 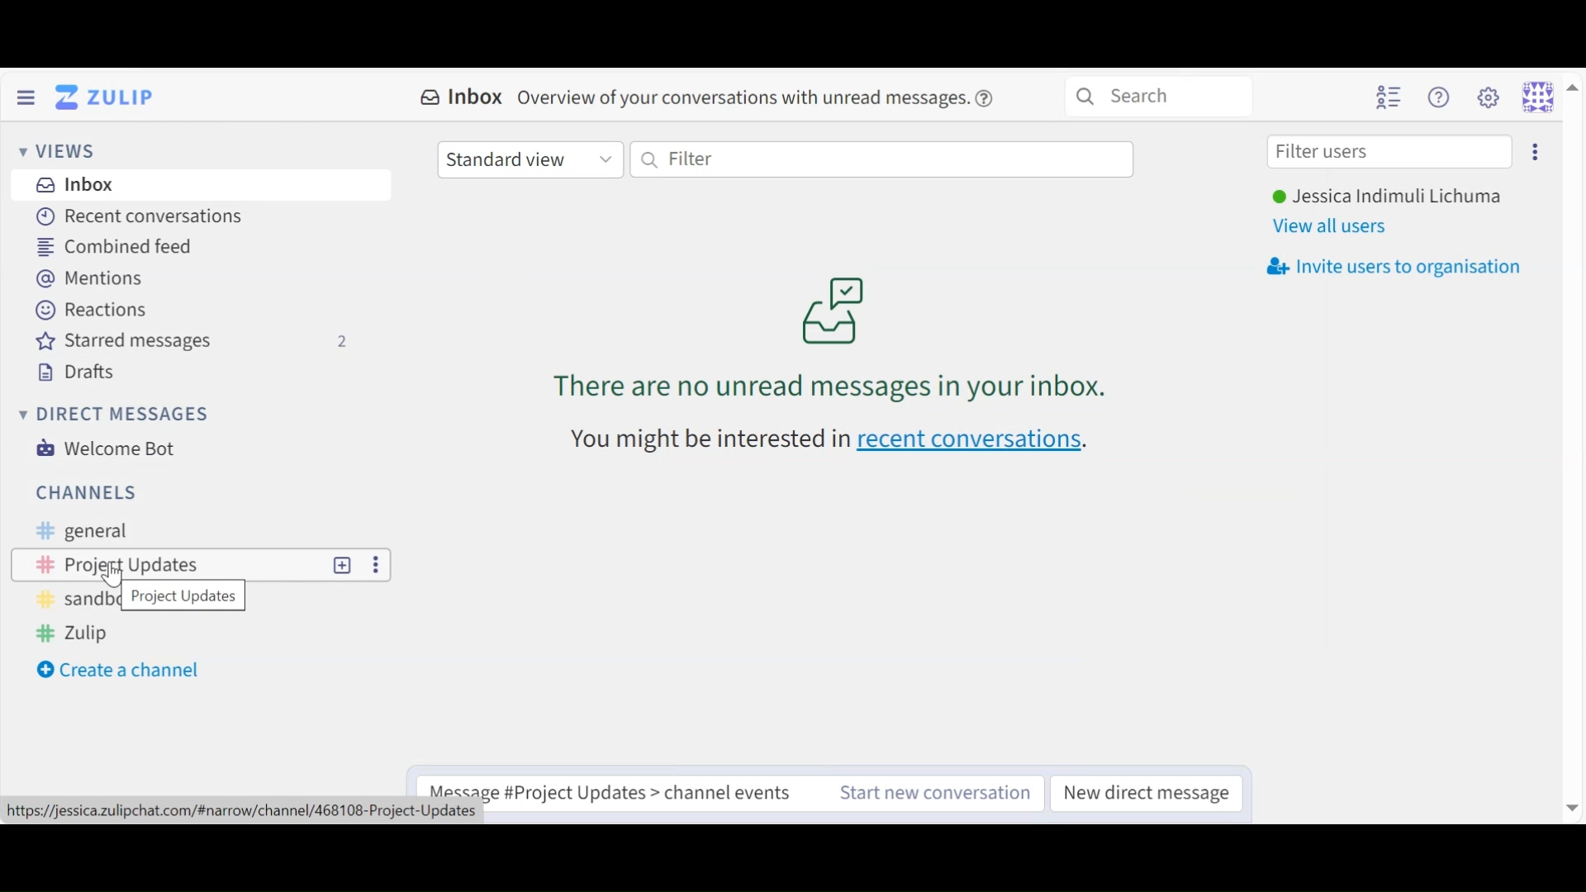 What do you see at coordinates (743, 99) in the screenshot?
I see `overview of conversations` at bounding box center [743, 99].